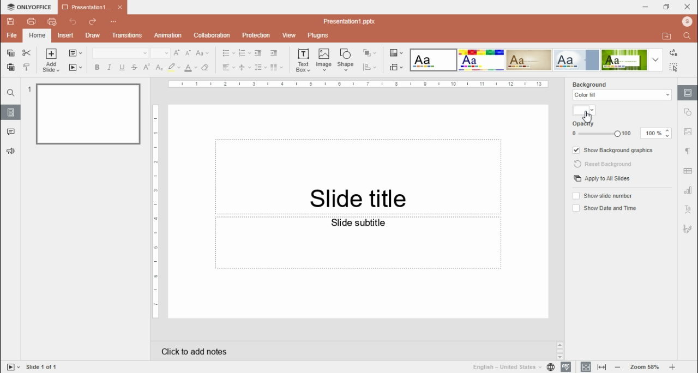 This screenshot has height=373, width=698. I want to click on animation, so click(166, 35).